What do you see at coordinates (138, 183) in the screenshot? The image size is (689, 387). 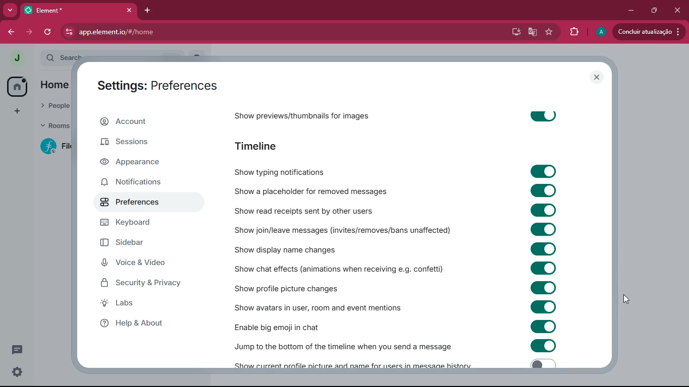 I see `notifications` at bounding box center [138, 183].